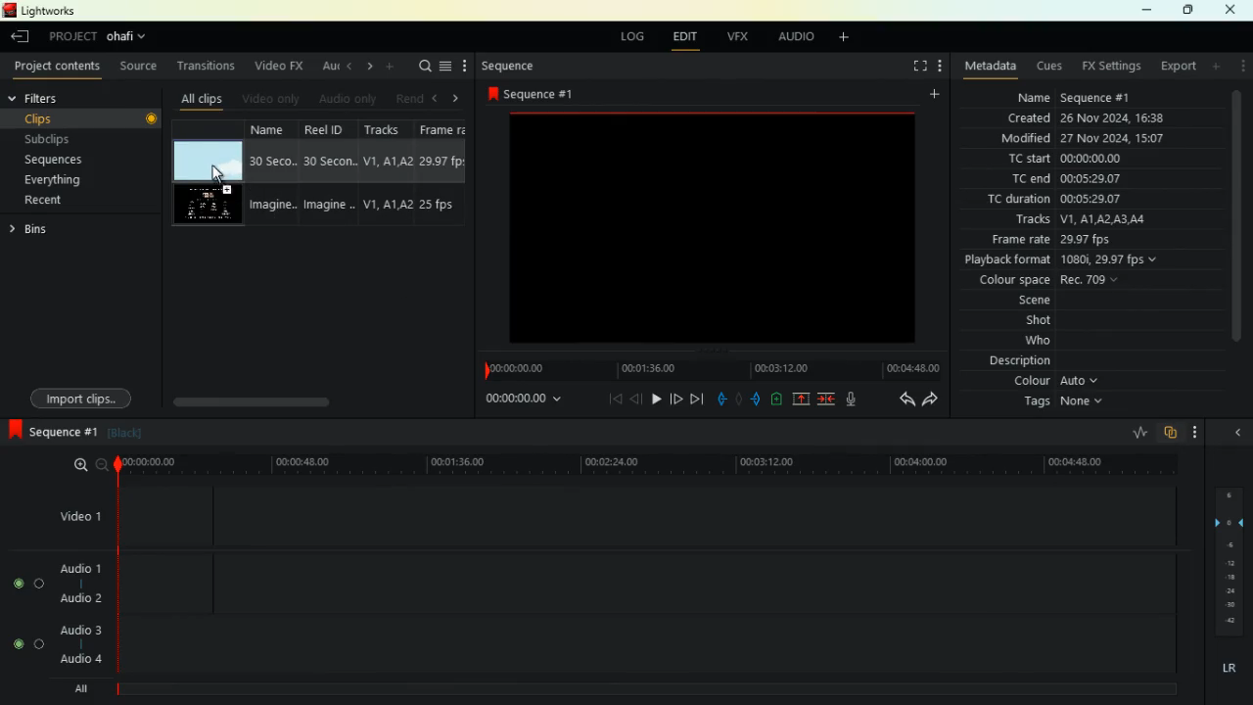 Image resolution: width=1253 pixels, height=705 pixels. What do you see at coordinates (640, 686) in the screenshot?
I see `timeline` at bounding box center [640, 686].